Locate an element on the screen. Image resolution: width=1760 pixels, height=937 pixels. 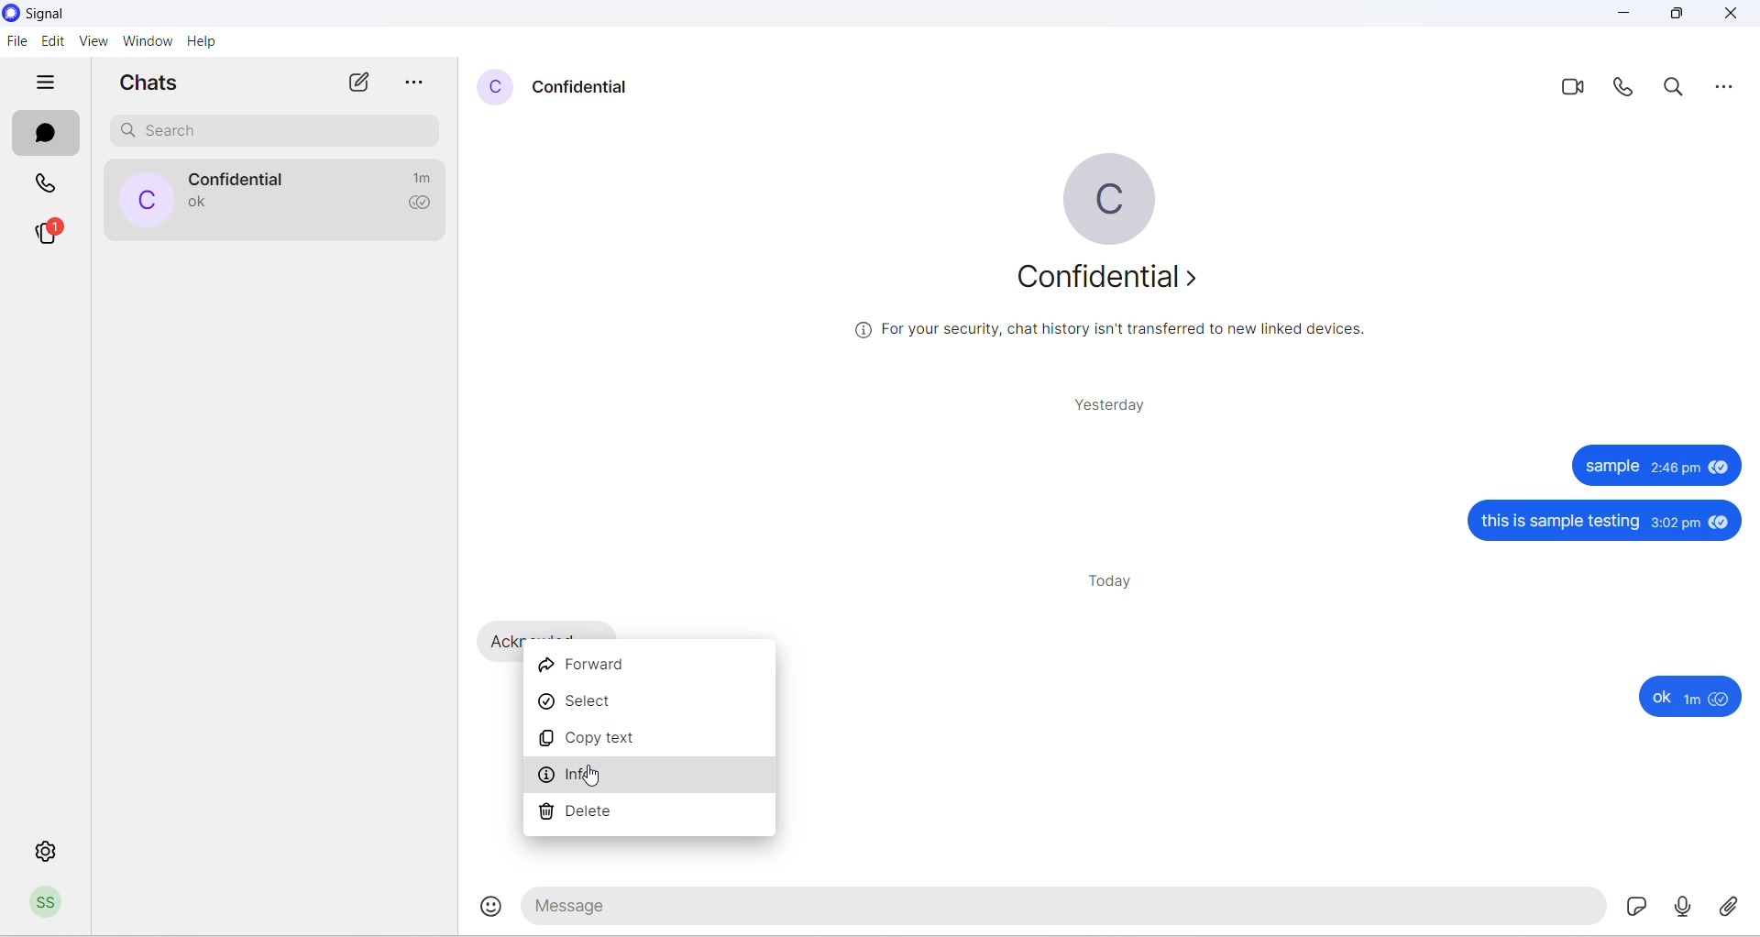
delete is located at coordinates (652, 818).